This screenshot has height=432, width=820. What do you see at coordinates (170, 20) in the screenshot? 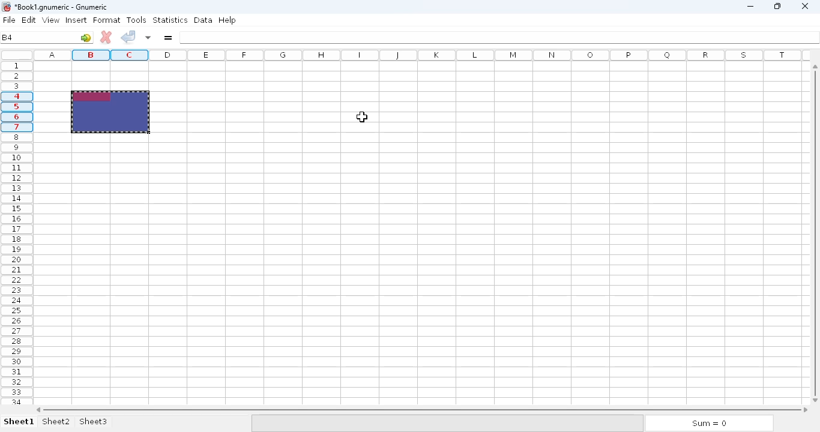
I see `statistics` at bounding box center [170, 20].